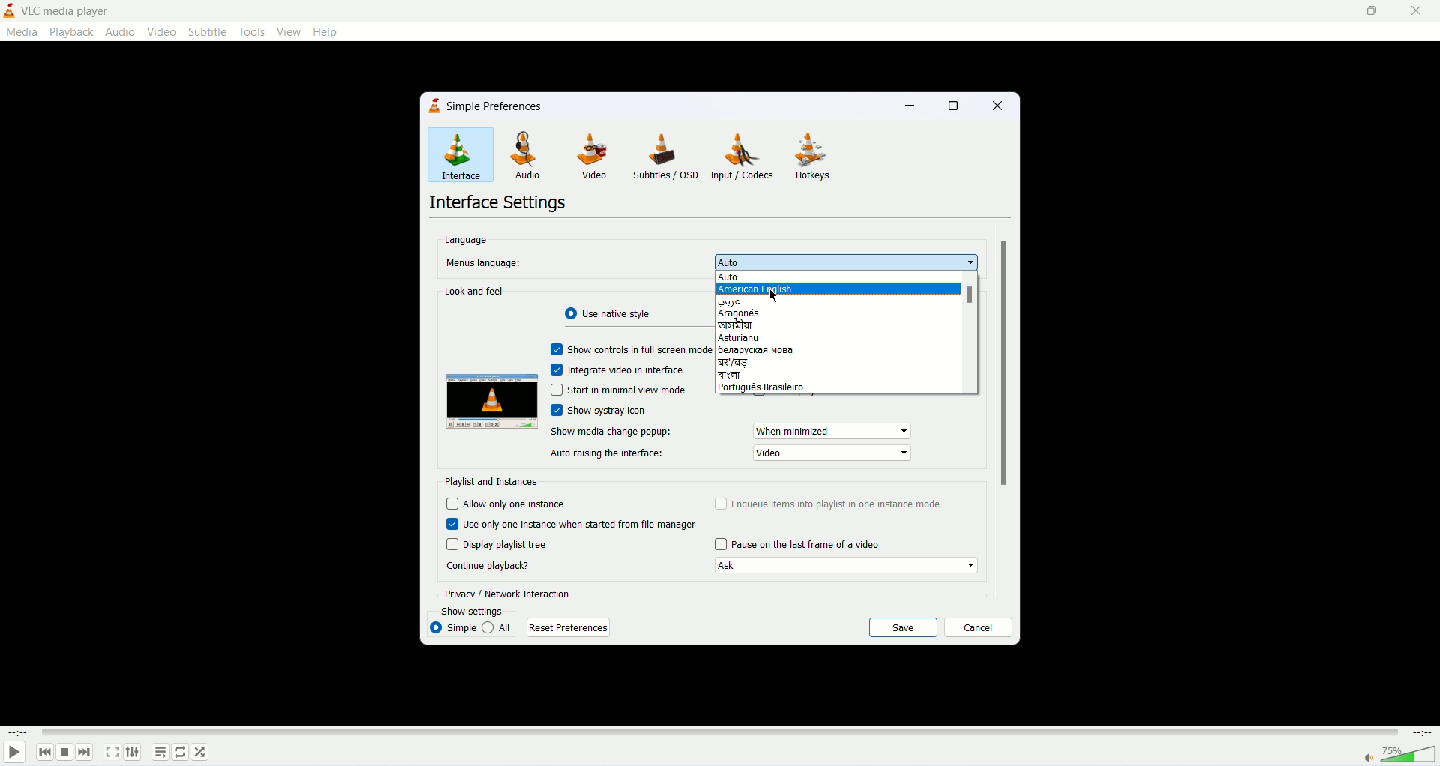 The width and height of the screenshot is (1440, 766). What do you see at coordinates (904, 628) in the screenshot?
I see `save` at bounding box center [904, 628].